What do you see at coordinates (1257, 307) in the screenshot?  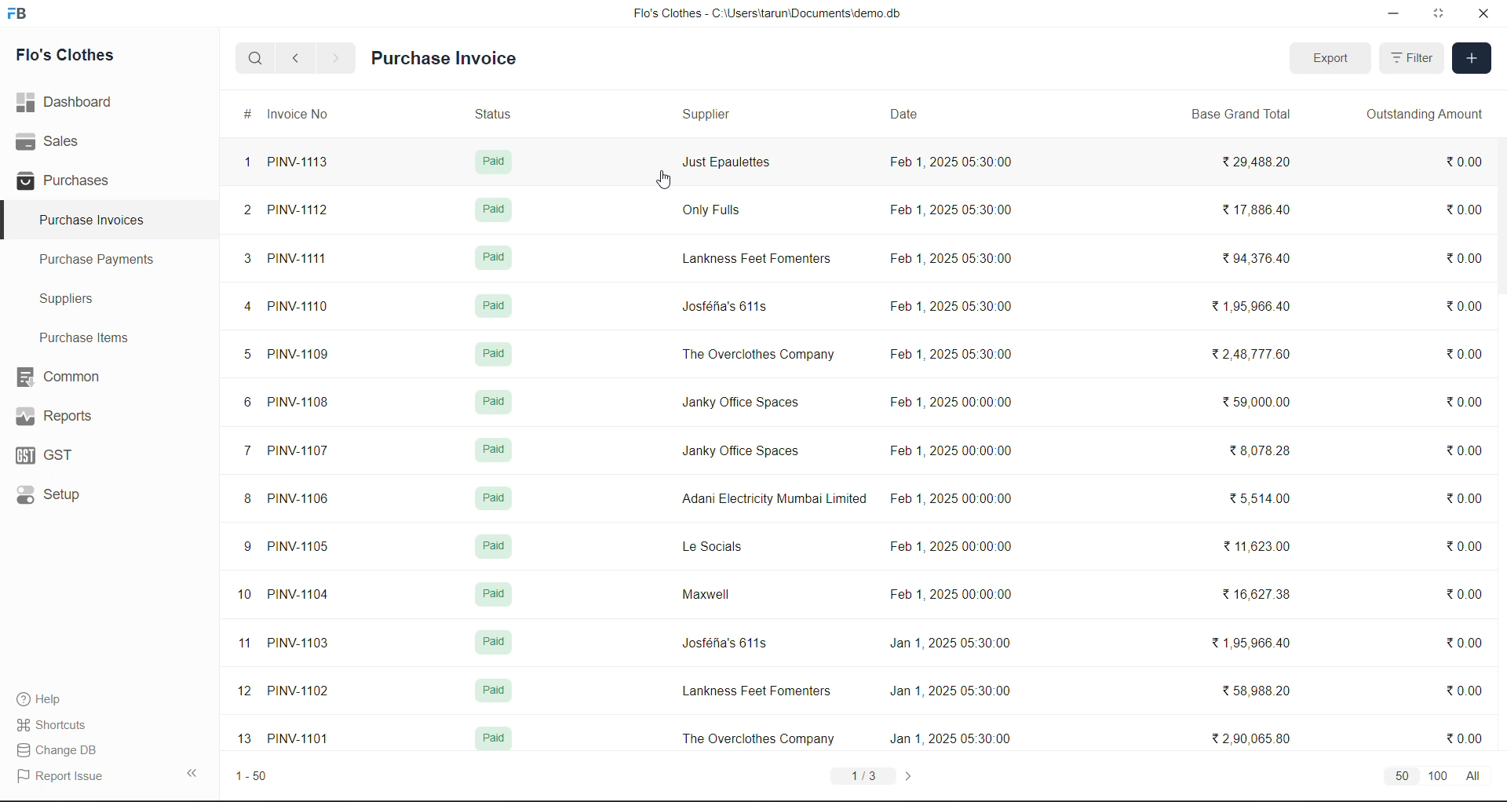 I see `₹1,95,966.40` at bounding box center [1257, 307].